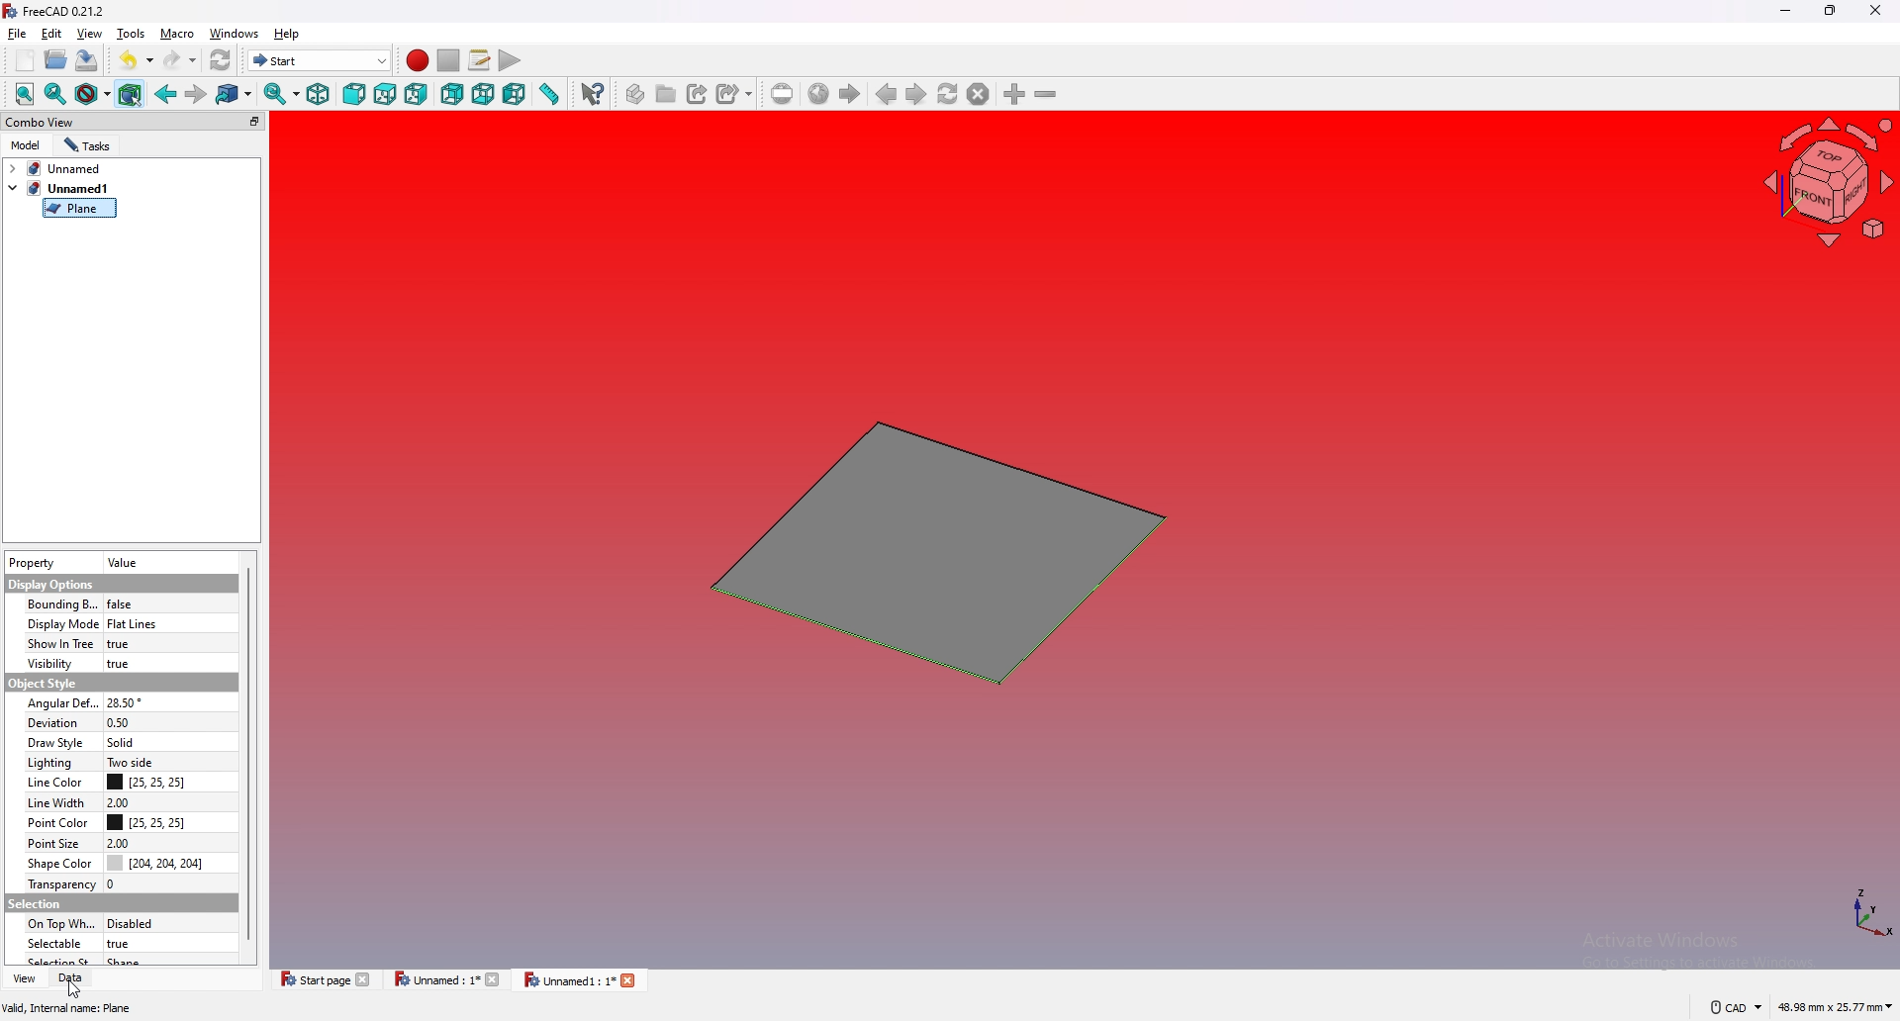 This screenshot has height=1021, width=1900. Describe the element at coordinates (580, 981) in the screenshot. I see `Unnamed 1 : 1*` at that location.